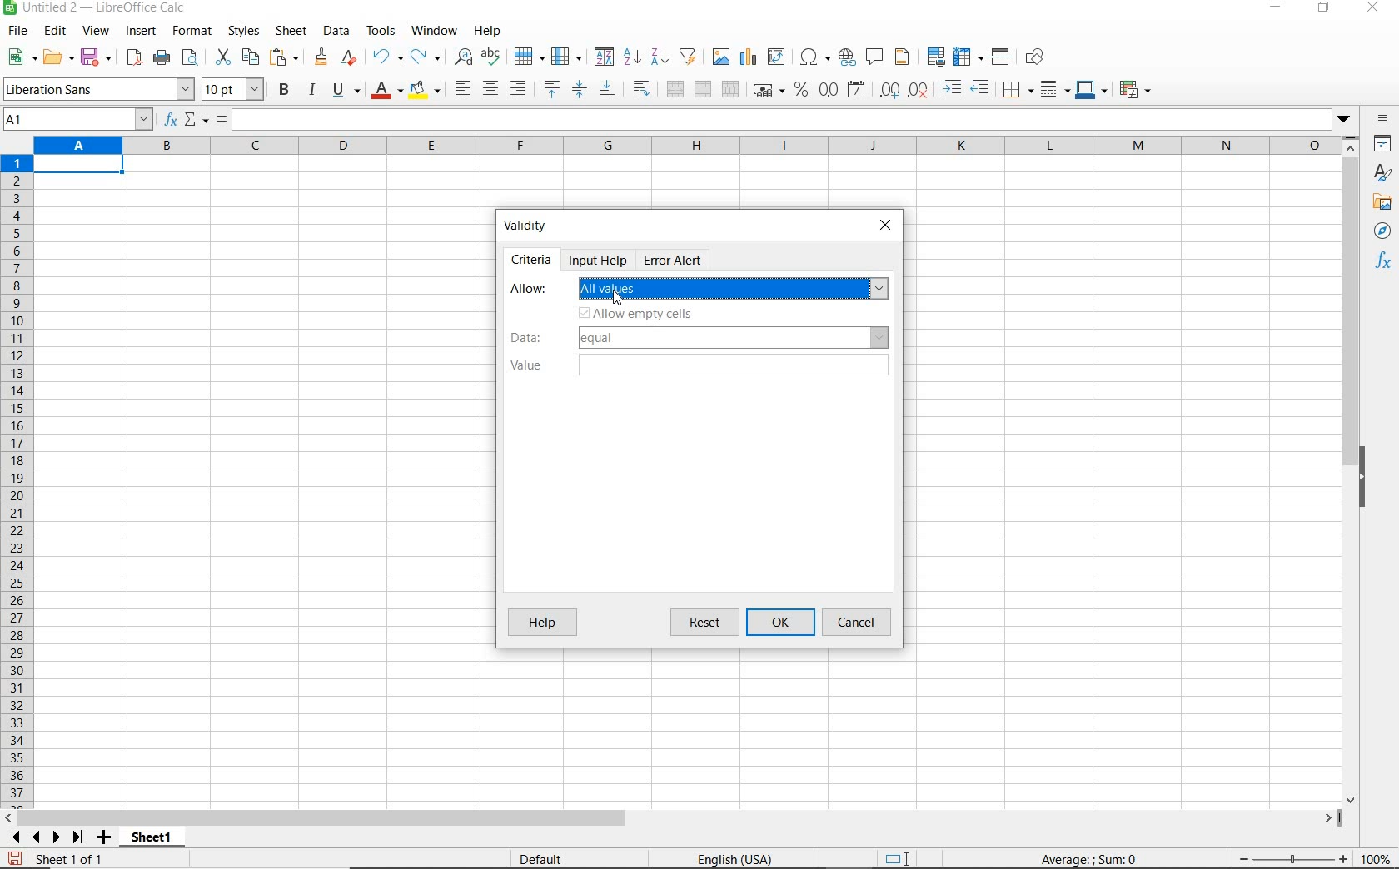 This screenshot has height=869, width=1399. Describe the element at coordinates (1372, 8) in the screenshot. I see `close` at that location.